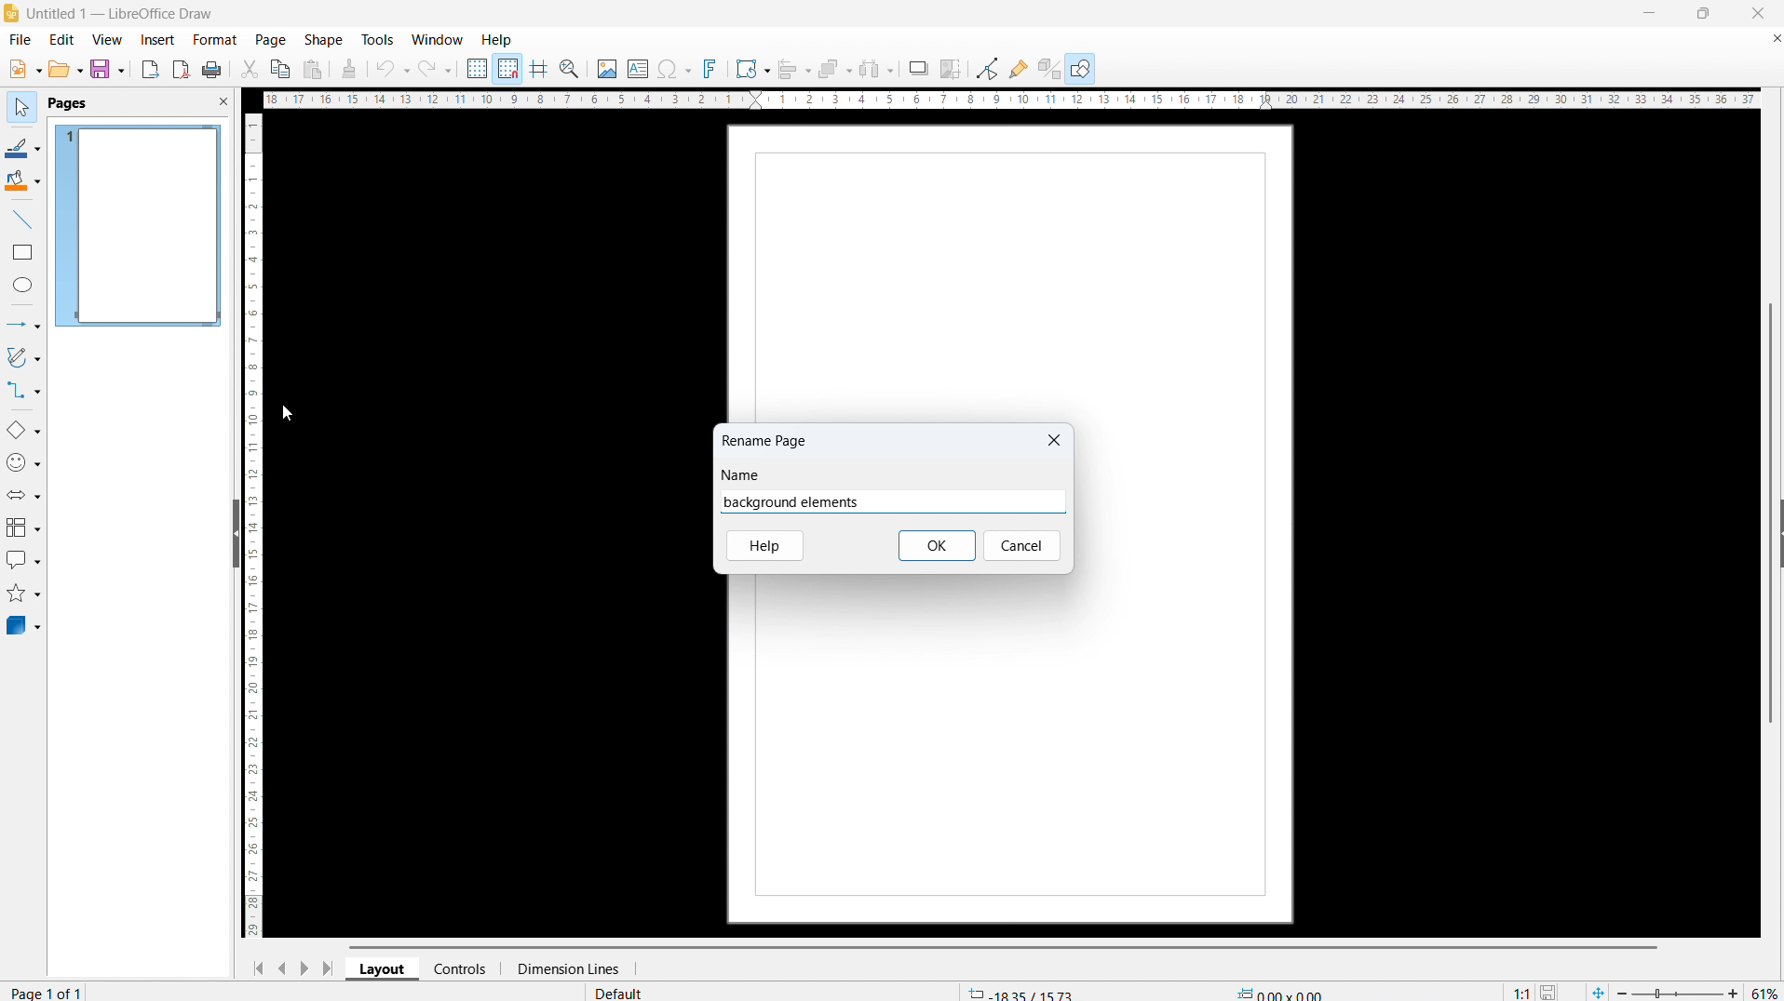 This screenshot has width=1784, height=1001. What do you see at coordinates (215, 40) in the screenshot?
I see `format` at bounding box center [215, 40].